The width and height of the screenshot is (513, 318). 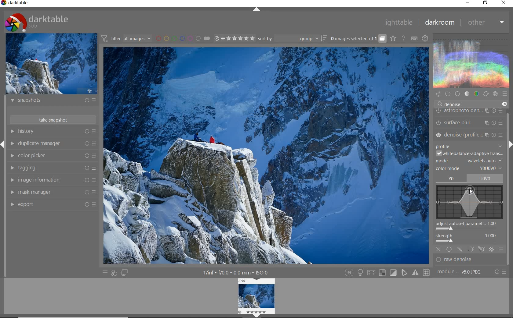 What do you see at coordinates (504, 3) in the screenshot?
I see `close` at bounding box center [504, 3].